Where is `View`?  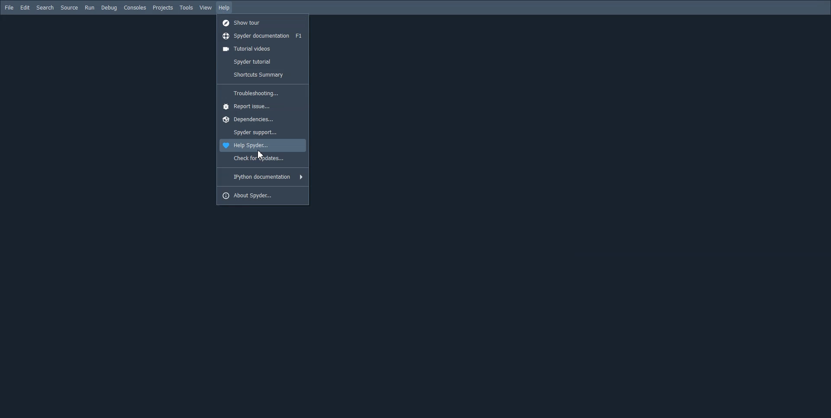 View is located at coordinates (206, 7).